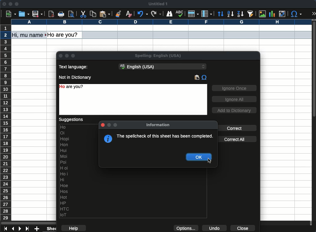  Describe the element at coordinates (158, 125) in the screenshot. I see `information` at that location.